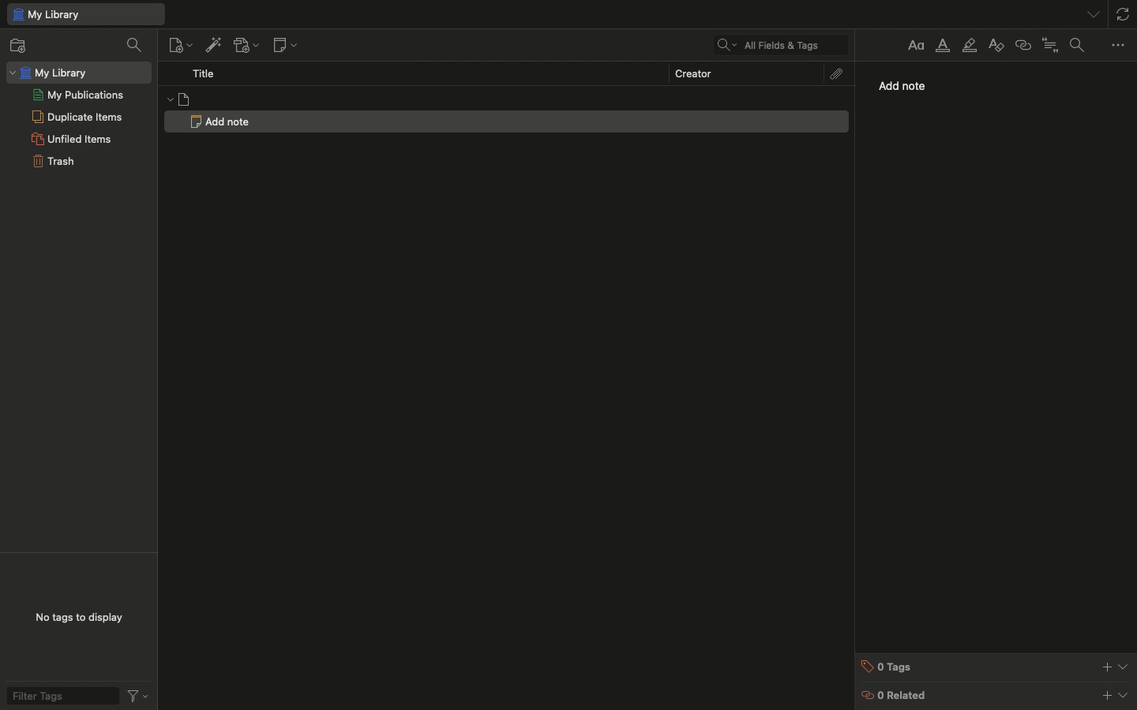 This screenshot has width=1137, height=710. What do you see at coordinates (1124, 12) in the screenshot?
I see `Sync` at bounding box center [1124, 12].